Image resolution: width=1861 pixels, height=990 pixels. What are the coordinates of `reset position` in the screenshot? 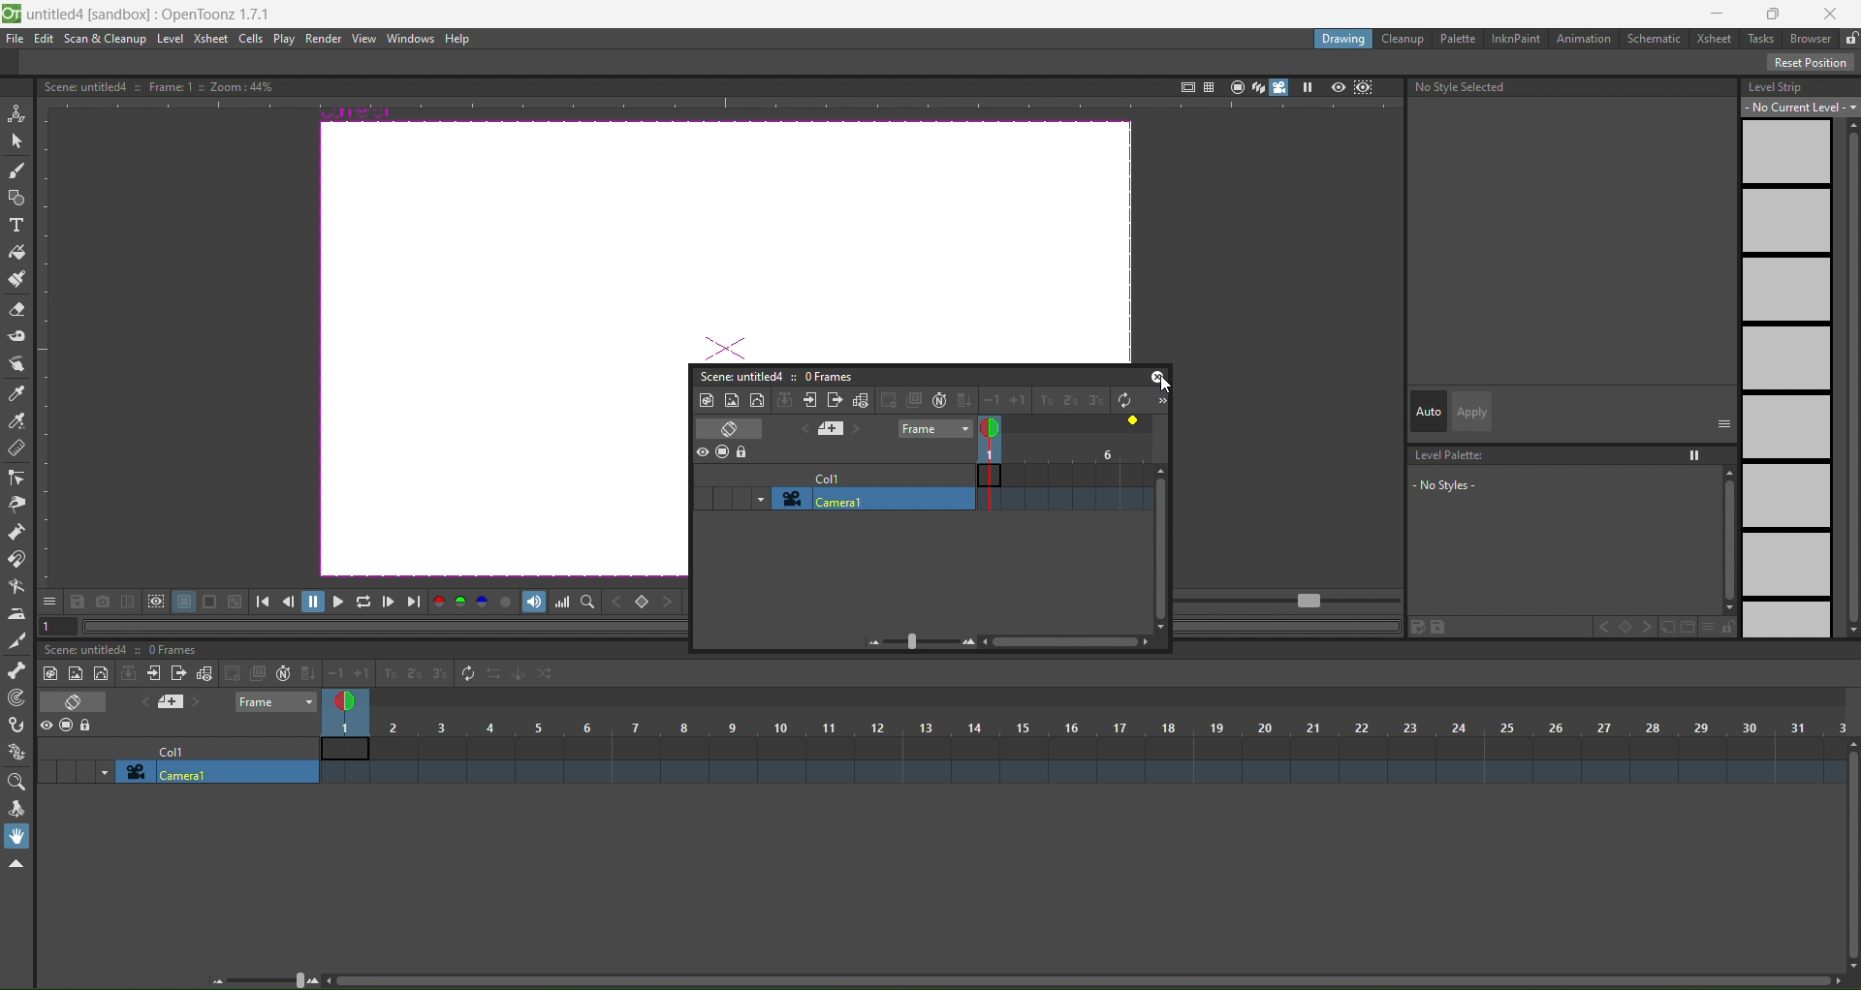 It's located at (1813, 63).